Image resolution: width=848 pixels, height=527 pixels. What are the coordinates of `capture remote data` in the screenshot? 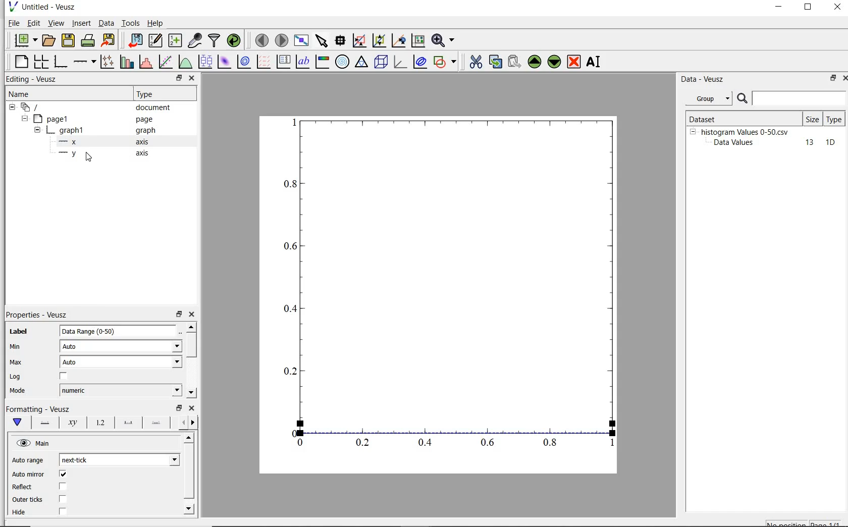 It's located at (195, 41).